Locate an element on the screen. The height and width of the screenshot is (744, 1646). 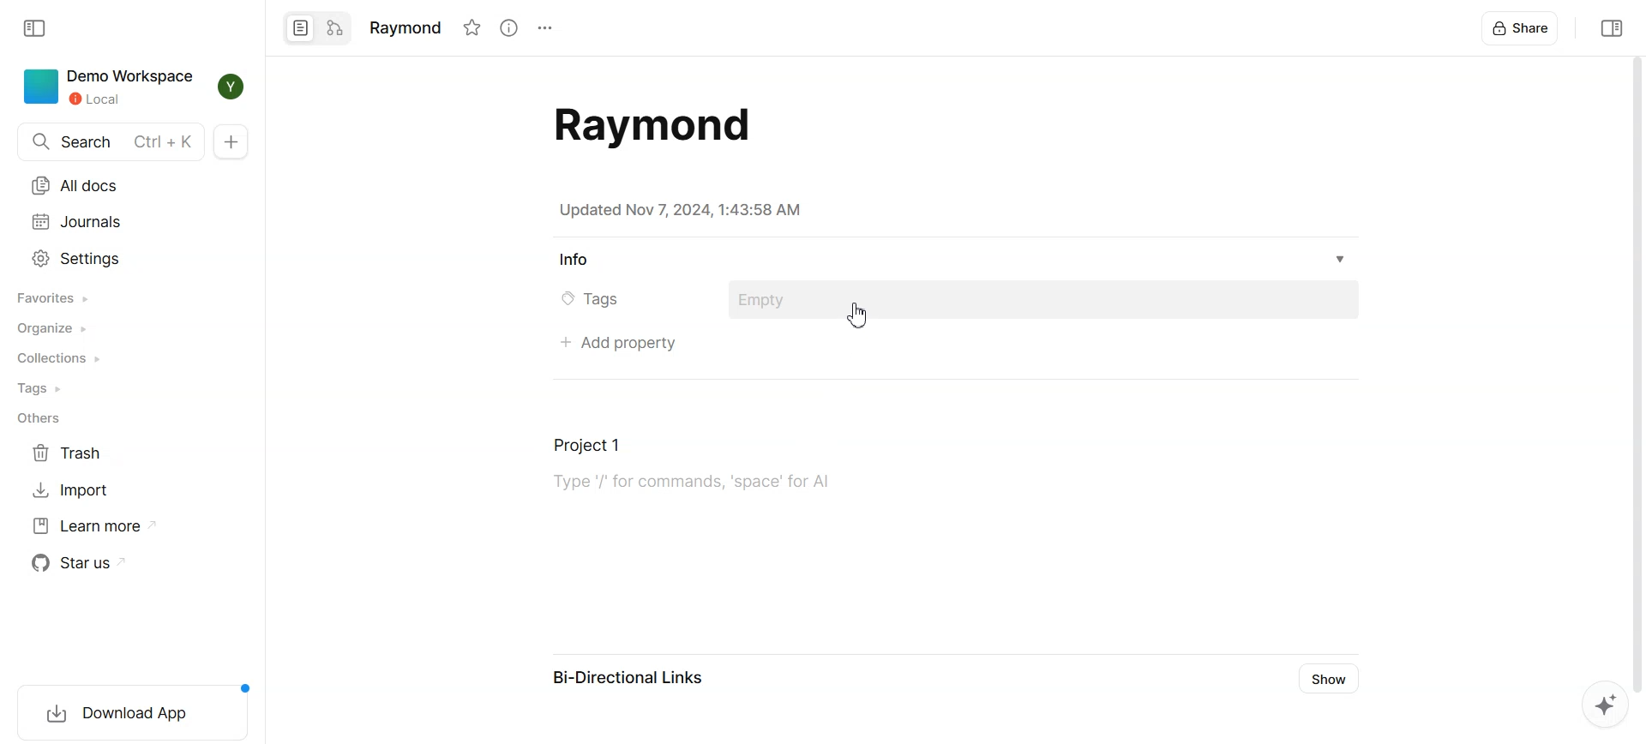
Raymond is located at coordinates (404, 26).